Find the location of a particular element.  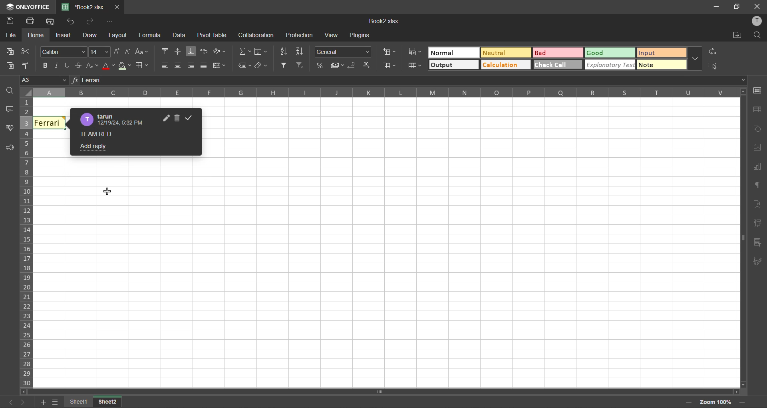

Book2.xlsx is located at coordinates (84, 6).